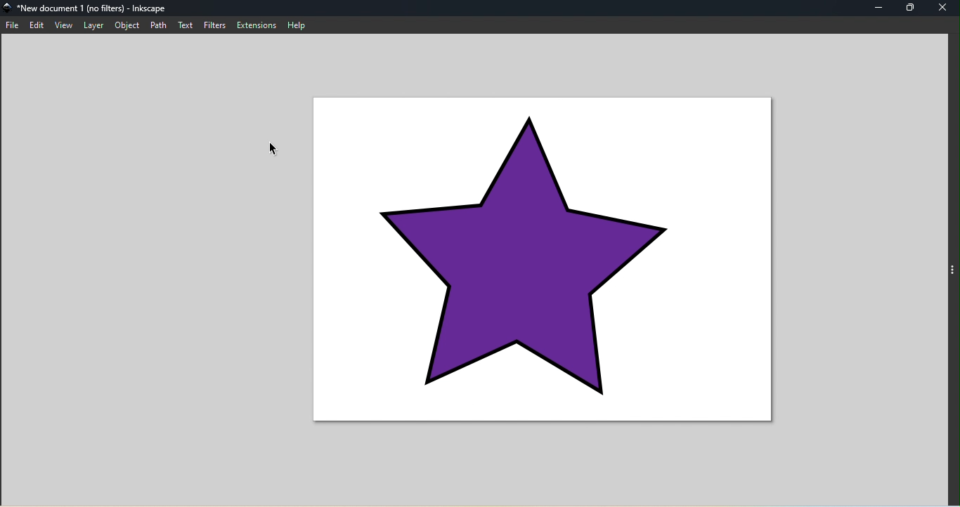  I want to click on File name, so click(84, 8).